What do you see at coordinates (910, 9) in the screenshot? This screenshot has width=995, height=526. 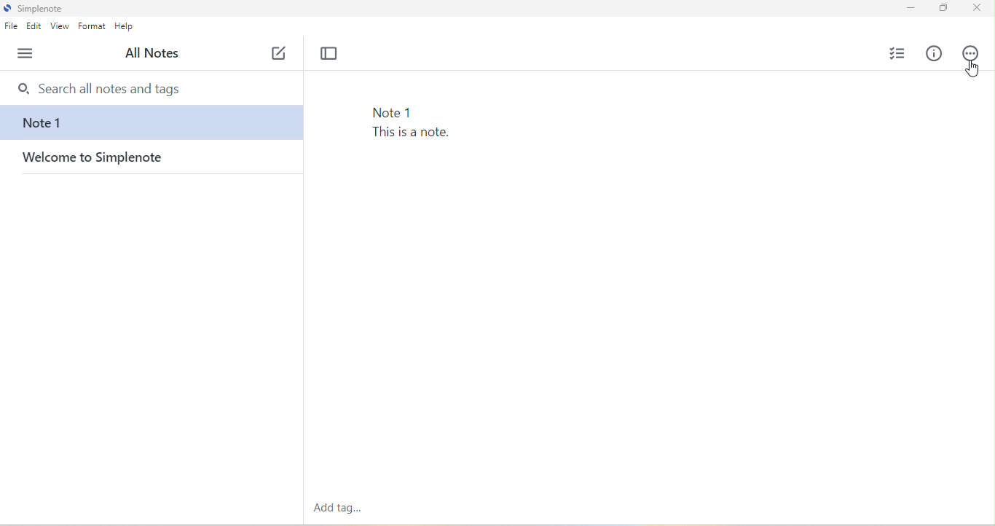 I see `minimize` at bounding box center [910, 9].